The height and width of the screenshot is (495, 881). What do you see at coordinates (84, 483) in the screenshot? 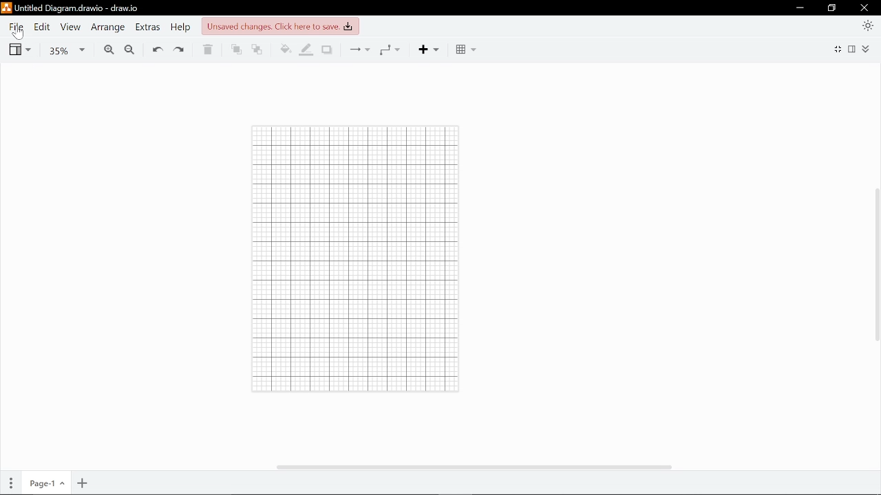
I see `Add page` at bounding box center [84, 483].